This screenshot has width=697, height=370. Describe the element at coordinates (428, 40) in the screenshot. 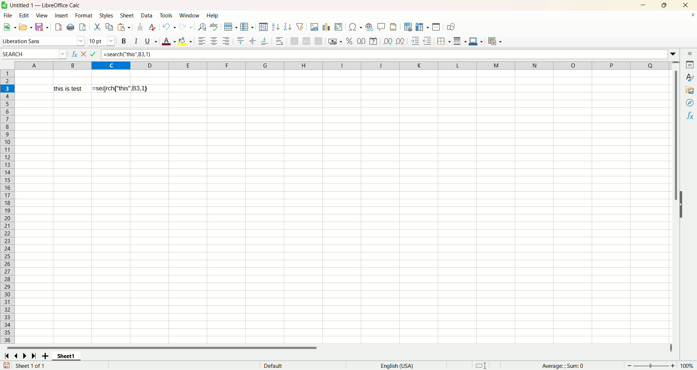

I see `decrease indent` at that location.